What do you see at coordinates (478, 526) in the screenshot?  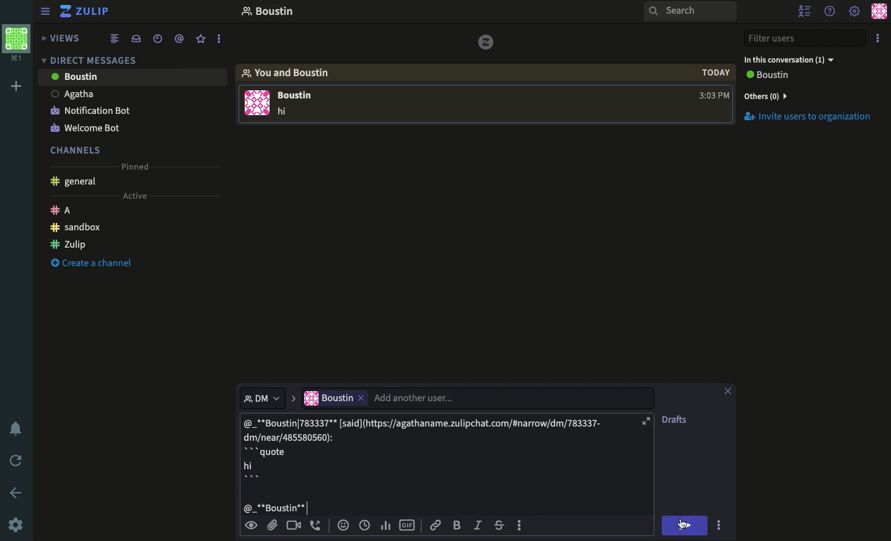 I see `Italics` at bounding box center [478, 526].